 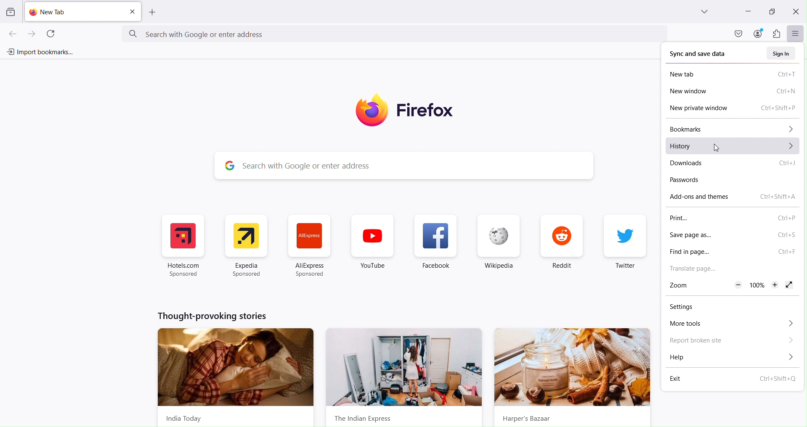 What do you see at coordinates (734, 163) in the screenshot?
I see `Downloads` at bounding box center [734, 163].